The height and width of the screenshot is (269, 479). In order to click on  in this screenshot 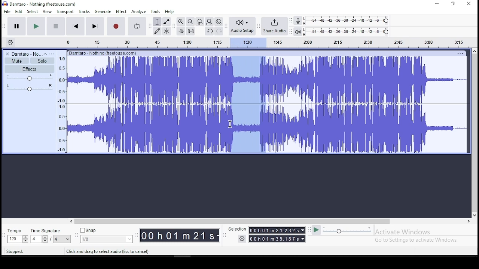, I will do `click(62, 104)`.